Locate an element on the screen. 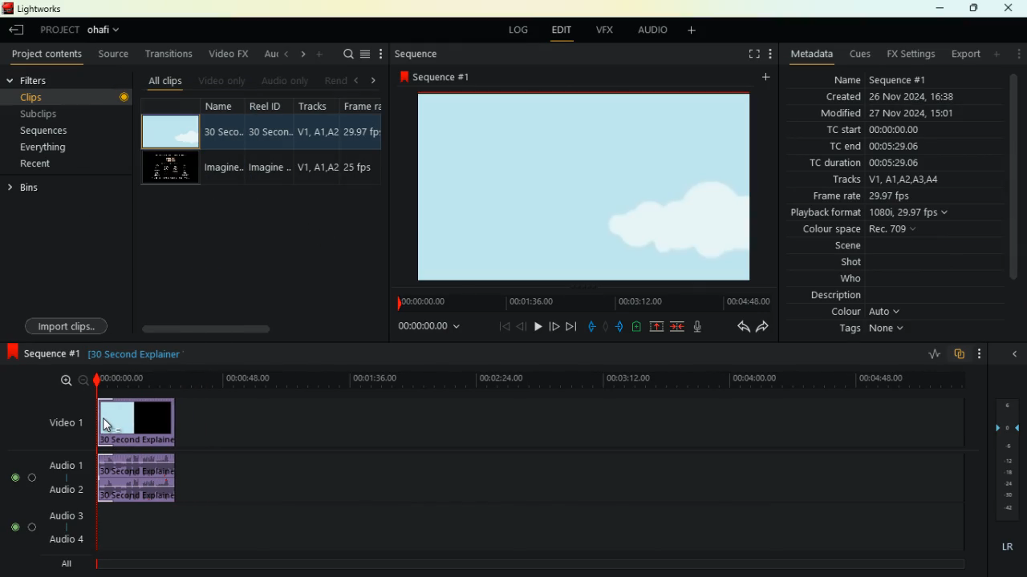 Image resolution: width=1027 pixels, height=577 pixels. log is located at coordinates (514, 30).